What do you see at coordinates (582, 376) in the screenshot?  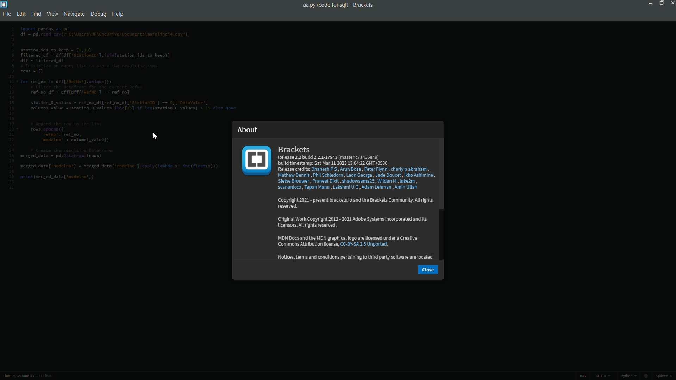 I see `ins` at bounding box center [582, 376].